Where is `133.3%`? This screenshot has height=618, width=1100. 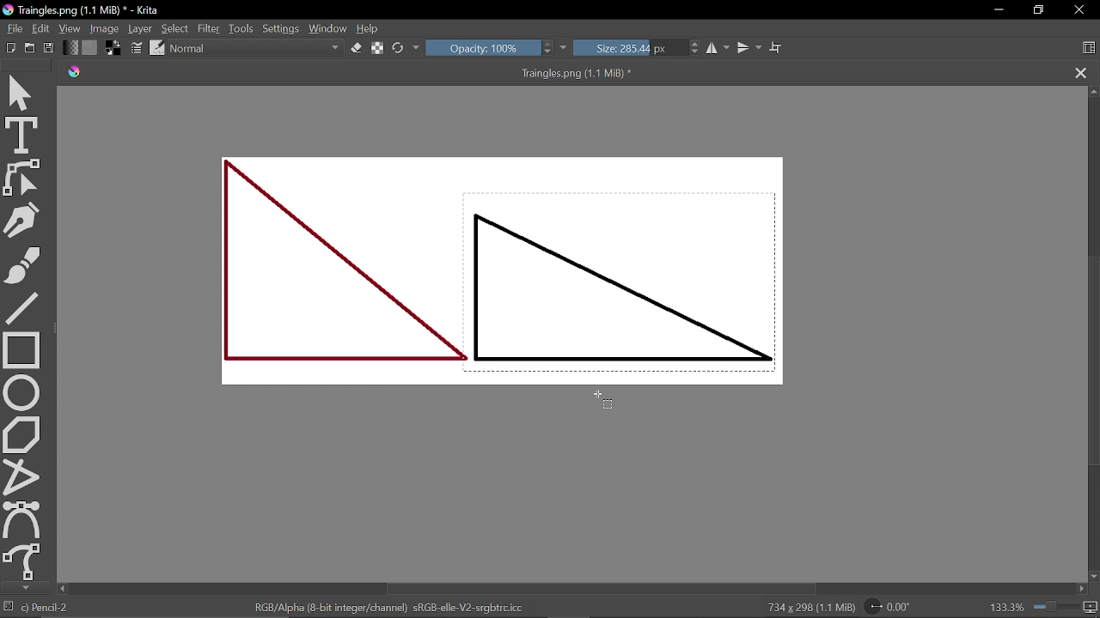 133.3% is located at coordinates (1044, 607).